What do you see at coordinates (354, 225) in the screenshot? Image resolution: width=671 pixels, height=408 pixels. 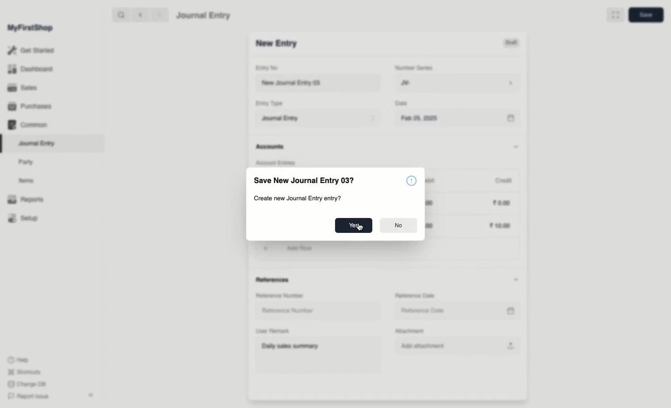 I see `Yes` at bounding box center [354, 225].